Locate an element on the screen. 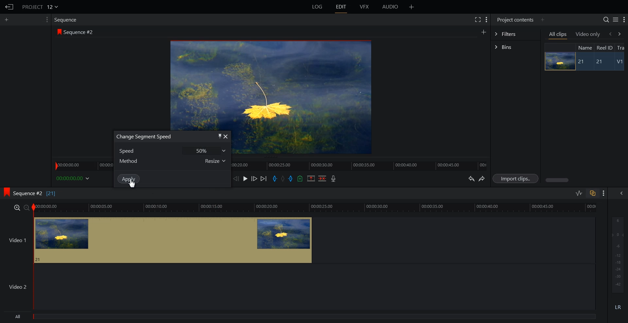  Resize is located at coordinates (214, 162).